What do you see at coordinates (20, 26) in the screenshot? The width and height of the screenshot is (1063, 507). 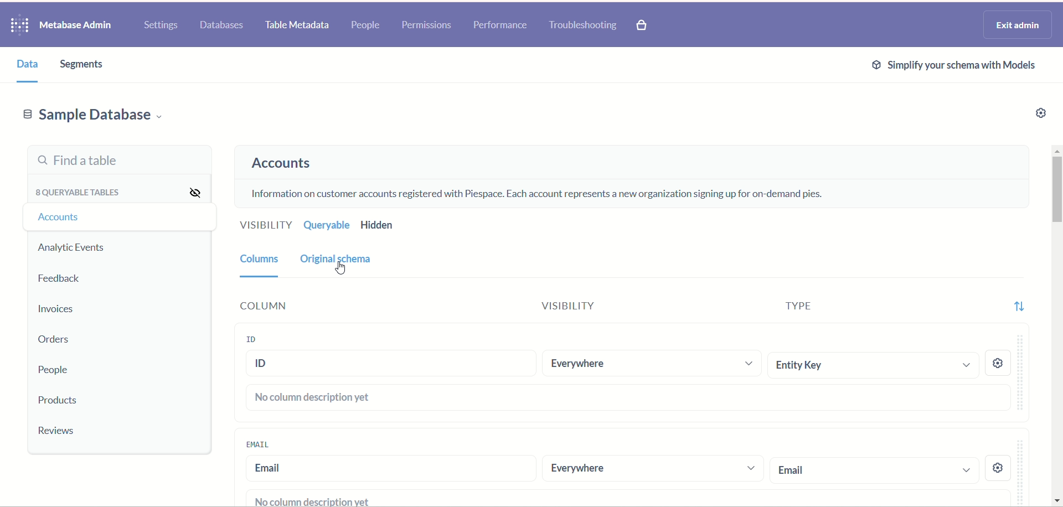 I see `logo` at bounding box center [20, 26].